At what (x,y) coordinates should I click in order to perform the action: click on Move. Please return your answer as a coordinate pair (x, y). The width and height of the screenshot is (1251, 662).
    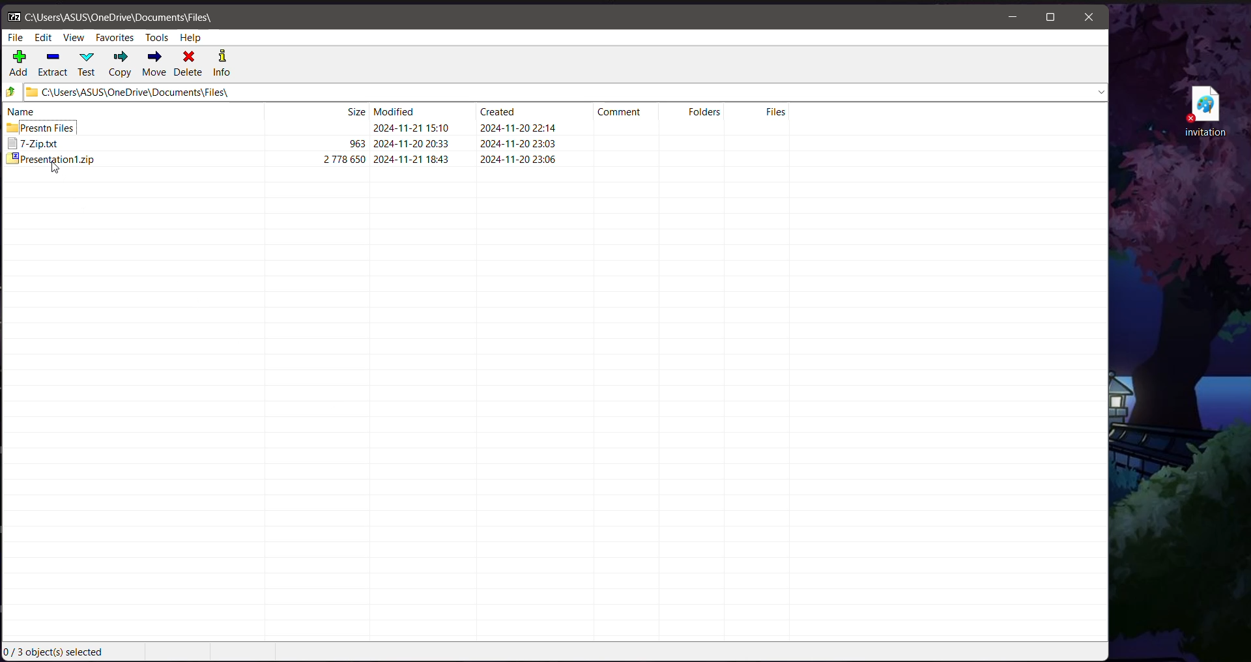
    Looking at the image, I should click on (153, 64).